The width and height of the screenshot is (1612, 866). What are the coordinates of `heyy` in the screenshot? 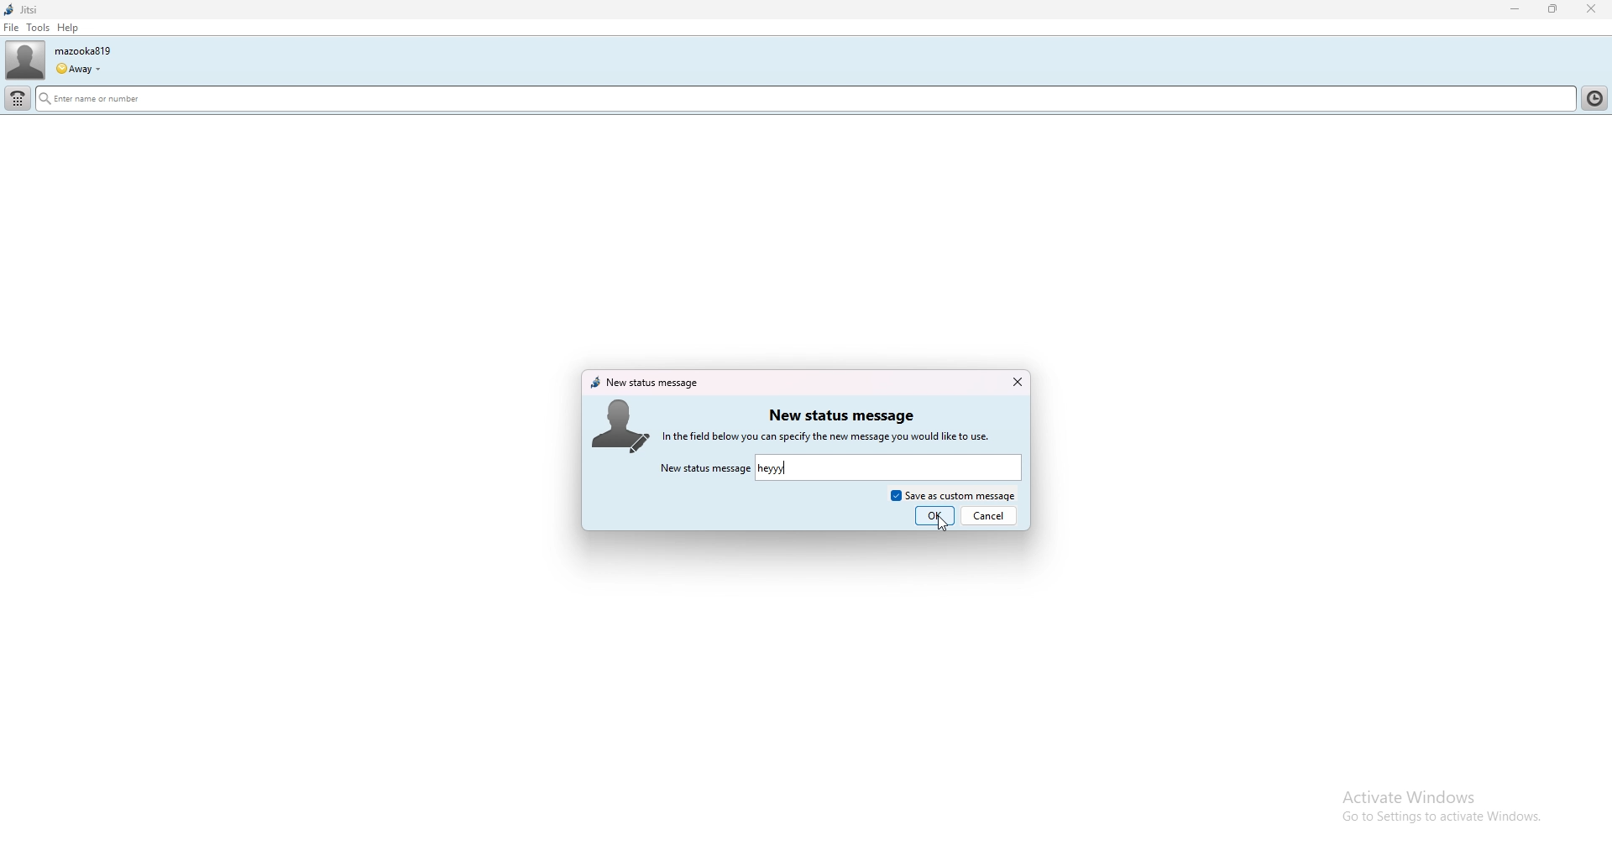 It's located at (772, 469).